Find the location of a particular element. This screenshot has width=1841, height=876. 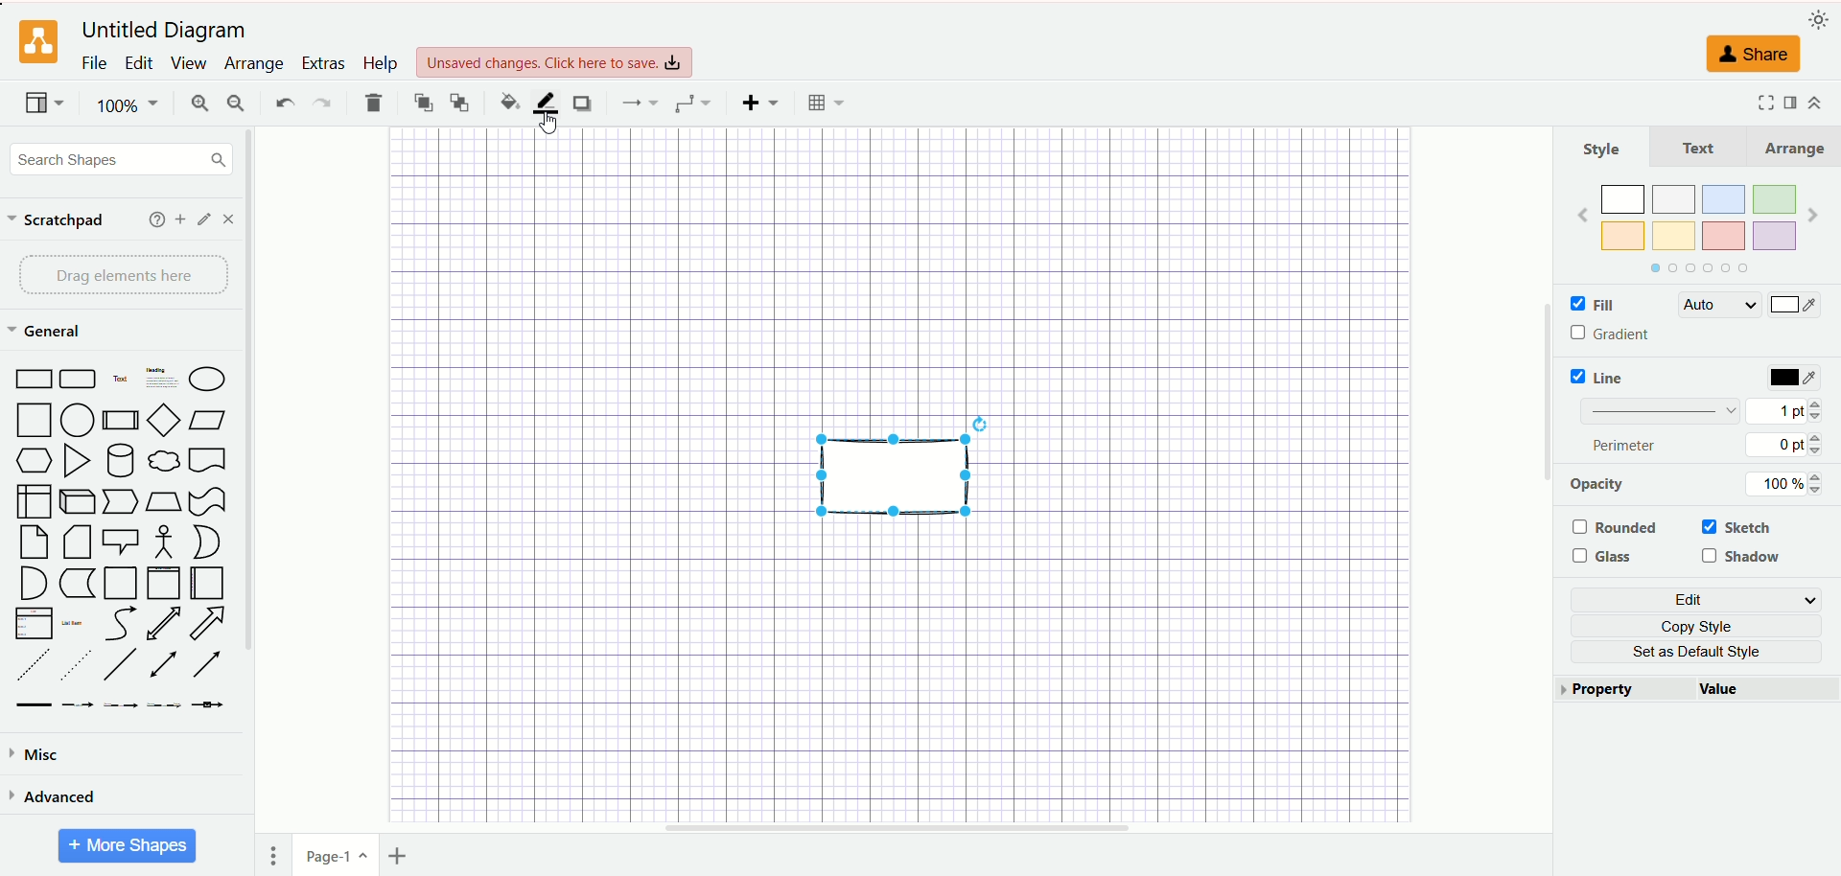

color is located at coordinates (1792, 376).